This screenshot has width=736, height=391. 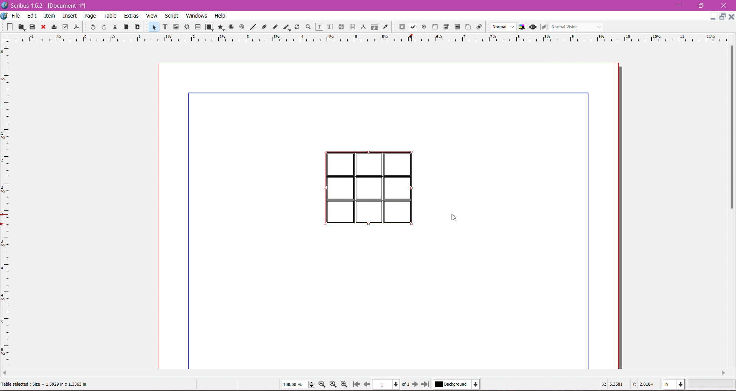 What do you see at coordinates (467, 26) in the screenshot?
I see `Text Annotation` at bounding box center [467, 26].